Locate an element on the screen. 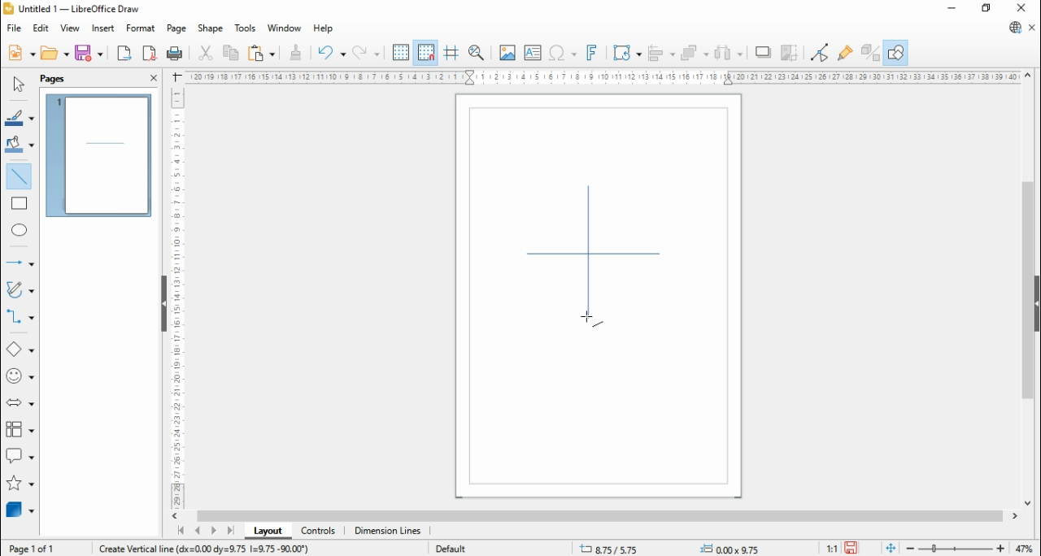 The height and width of the screenshot is (556, 1041).  is located at coordinates (207, 547).